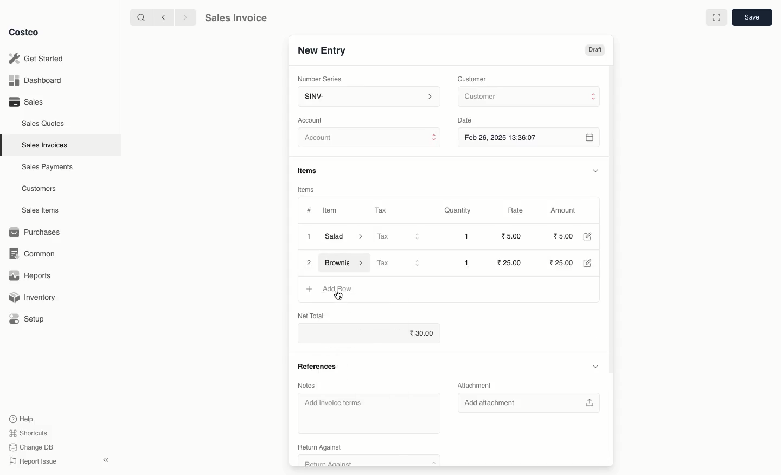 Image resolution: width=781 pixels, height=475 pixels. What do you see at coordinates (236, 19) in the screenshot?
I see `Sales Invoice` at bounding box center [236, 19].